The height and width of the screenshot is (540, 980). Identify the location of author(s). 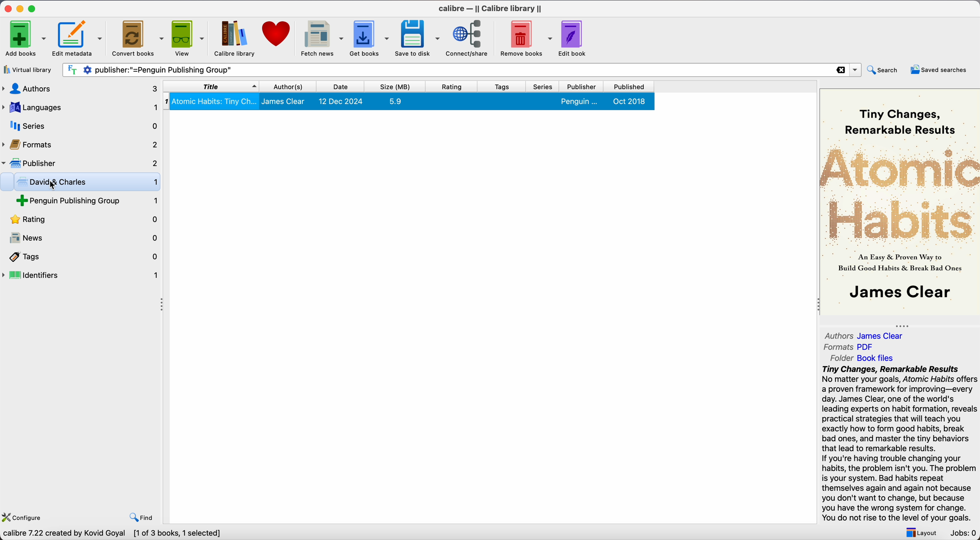
(292, 86).